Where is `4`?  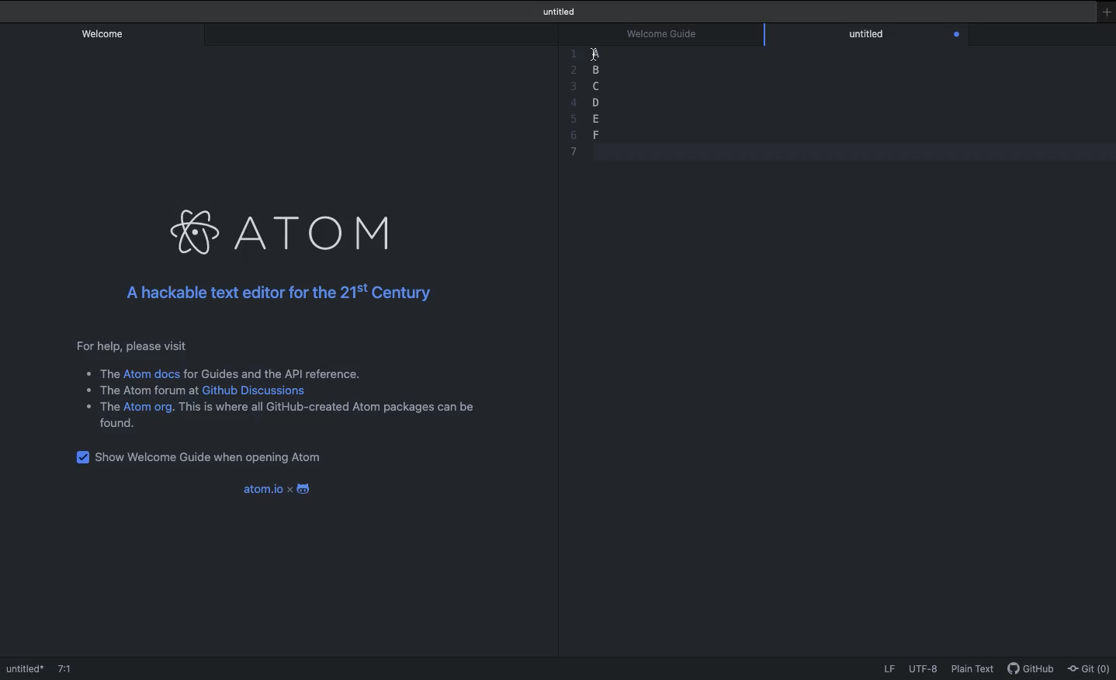
4 is located at coordinates (571, 102).